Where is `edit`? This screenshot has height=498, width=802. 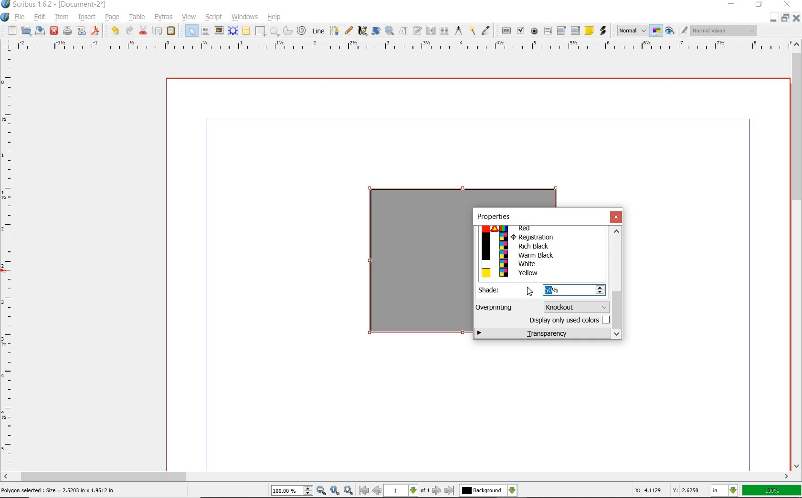 edit is located at coordinates (40, 17).